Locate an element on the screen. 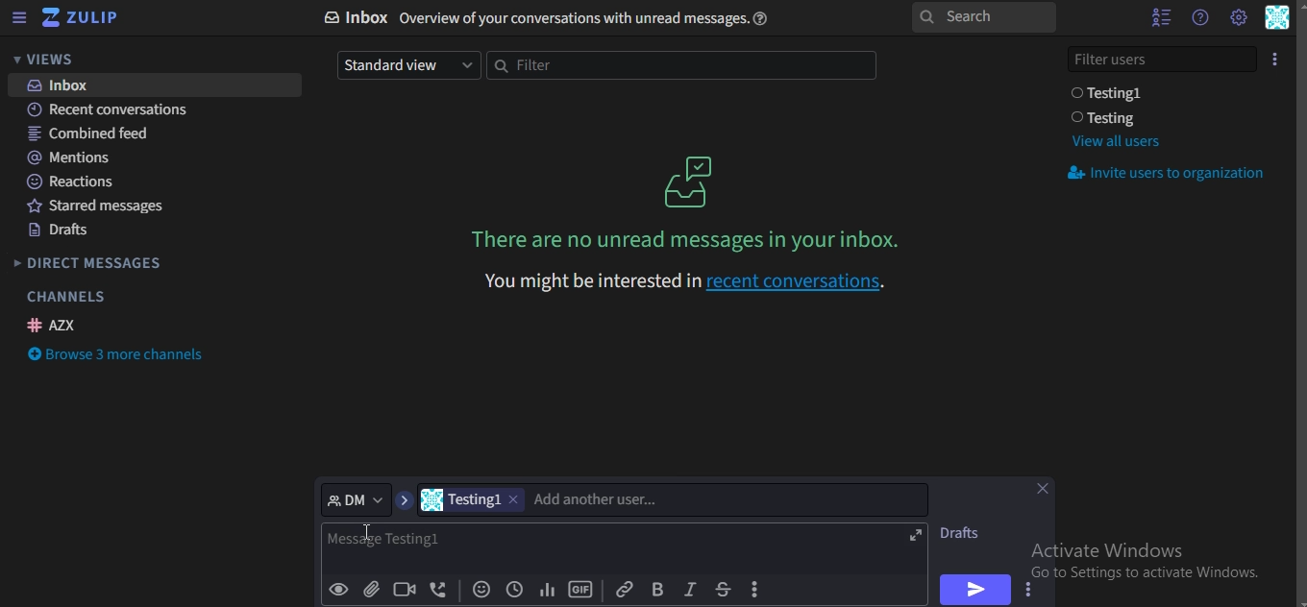 This screenshot has height=607, width=1307. strikethrough is located at coordinates (722, 589).